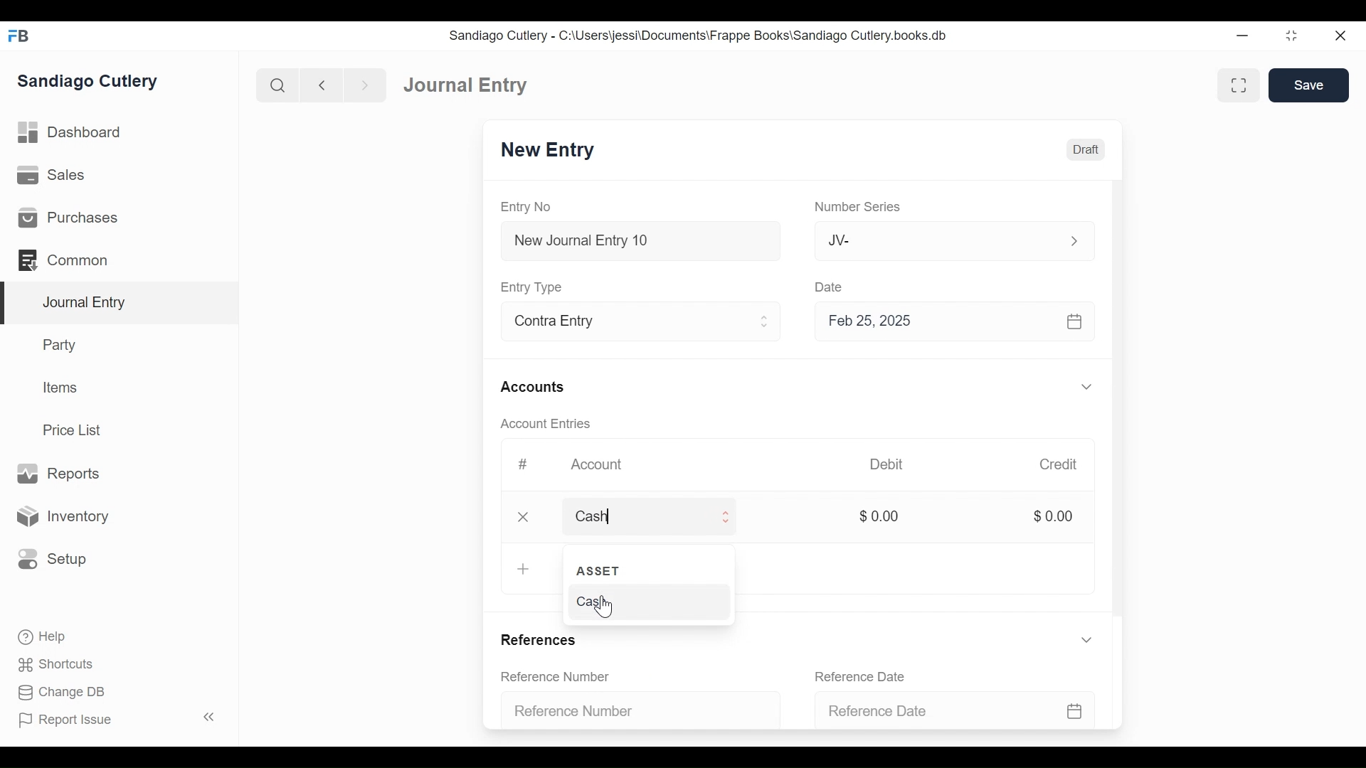 The width and height of the screenshot is (1366, 768). Describe the element at coordinates (1074, 240) in the screenshot. I see `Expand` at that location.